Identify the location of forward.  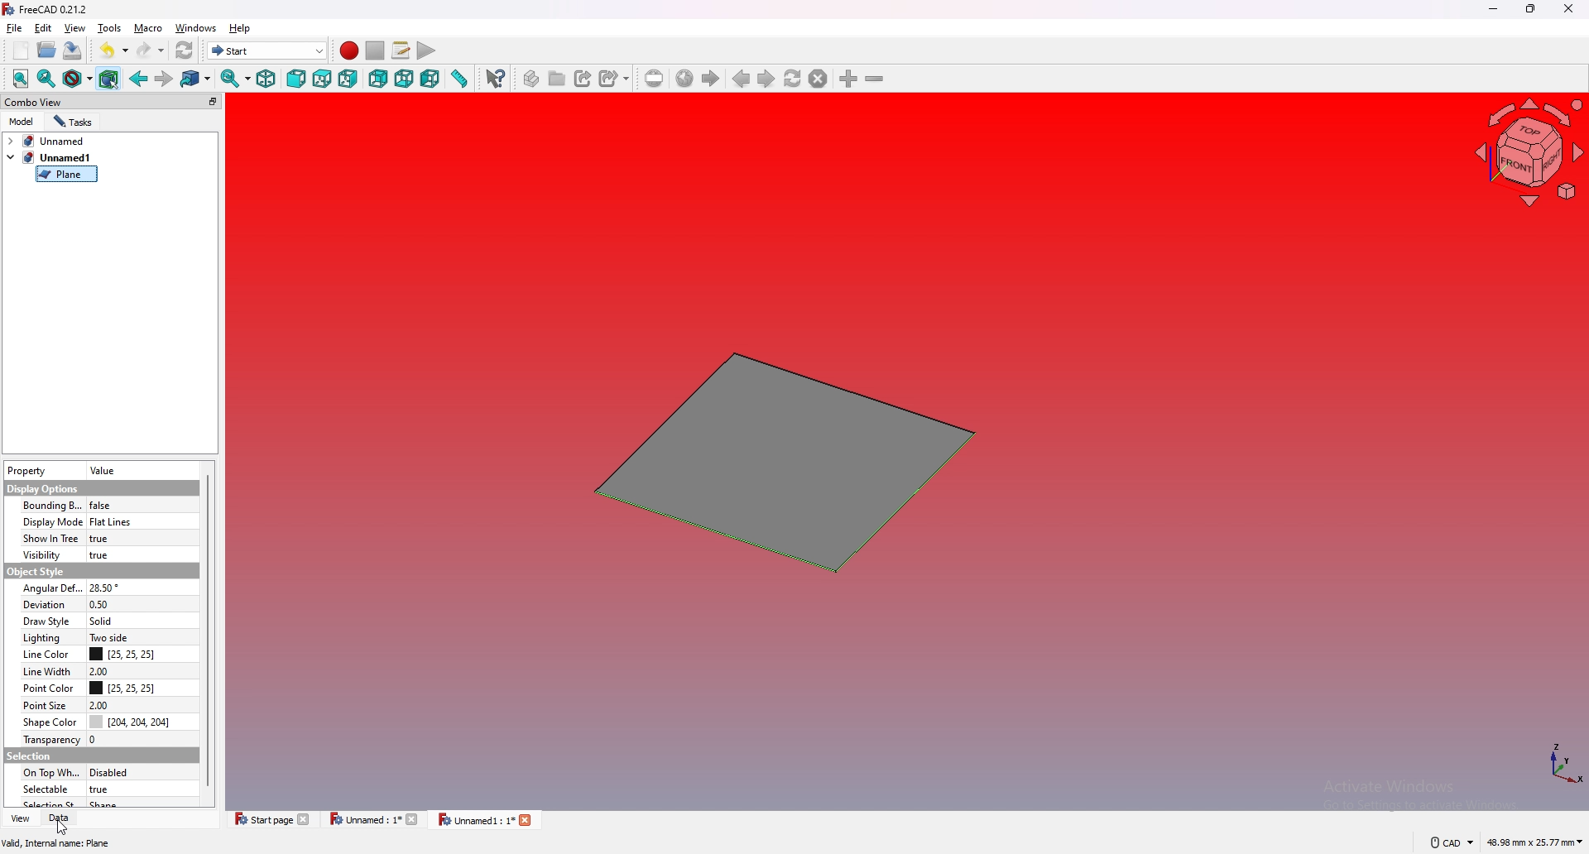
(164, 79).